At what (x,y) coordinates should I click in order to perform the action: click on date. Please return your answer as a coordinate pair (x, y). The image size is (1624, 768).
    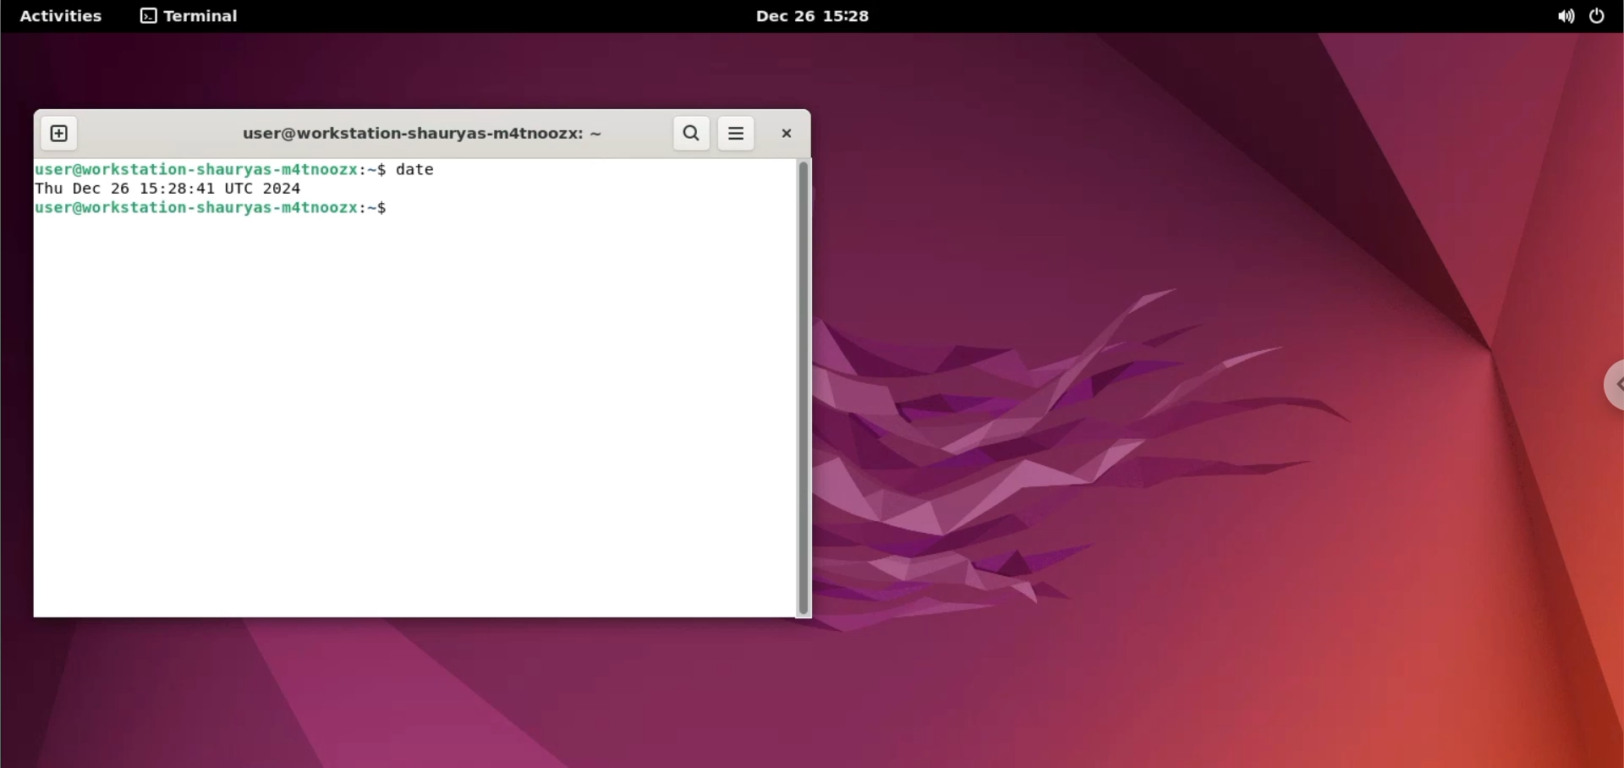
    Looking at the image, I should click on (427, 170).